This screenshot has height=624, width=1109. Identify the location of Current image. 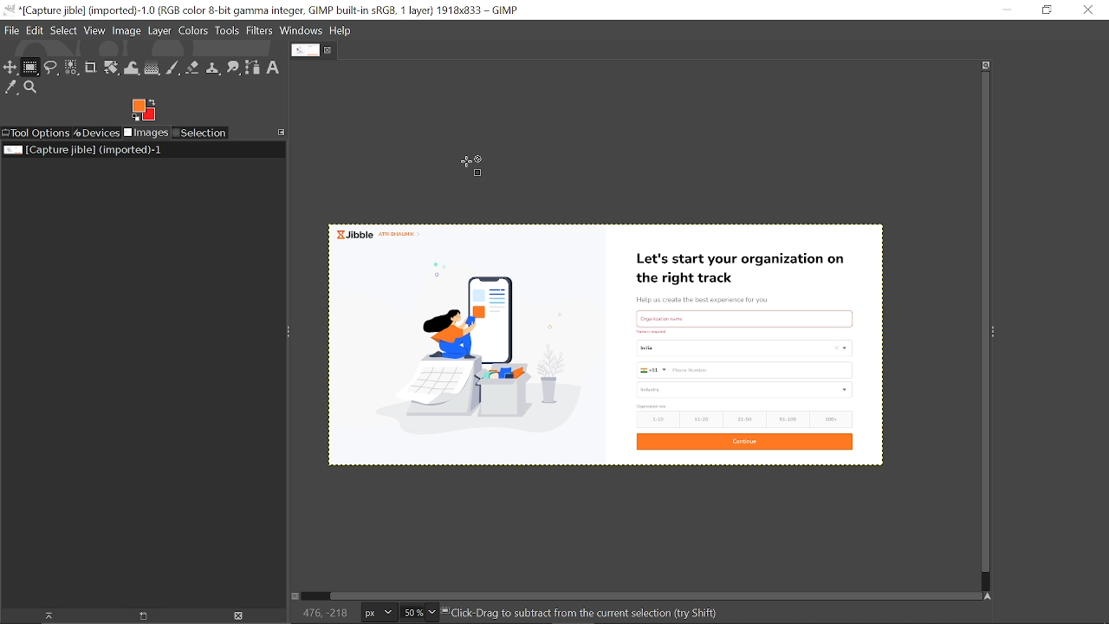
(81, 150).